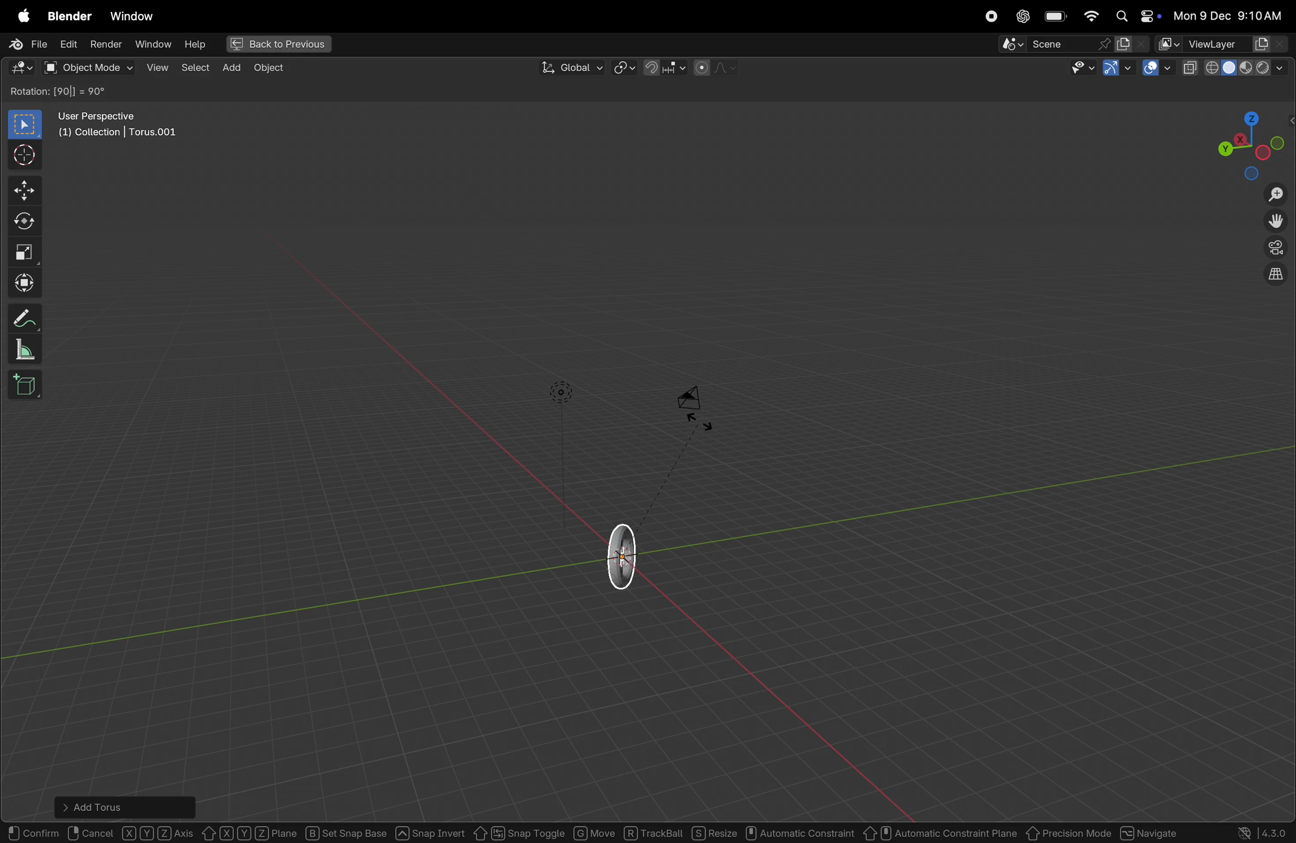 This screenshot has width=1296, height=843. What do you see at coordinates (347, 830) in the screenshot?
I see `Set Snap Base` at bounding box center [347, 830].